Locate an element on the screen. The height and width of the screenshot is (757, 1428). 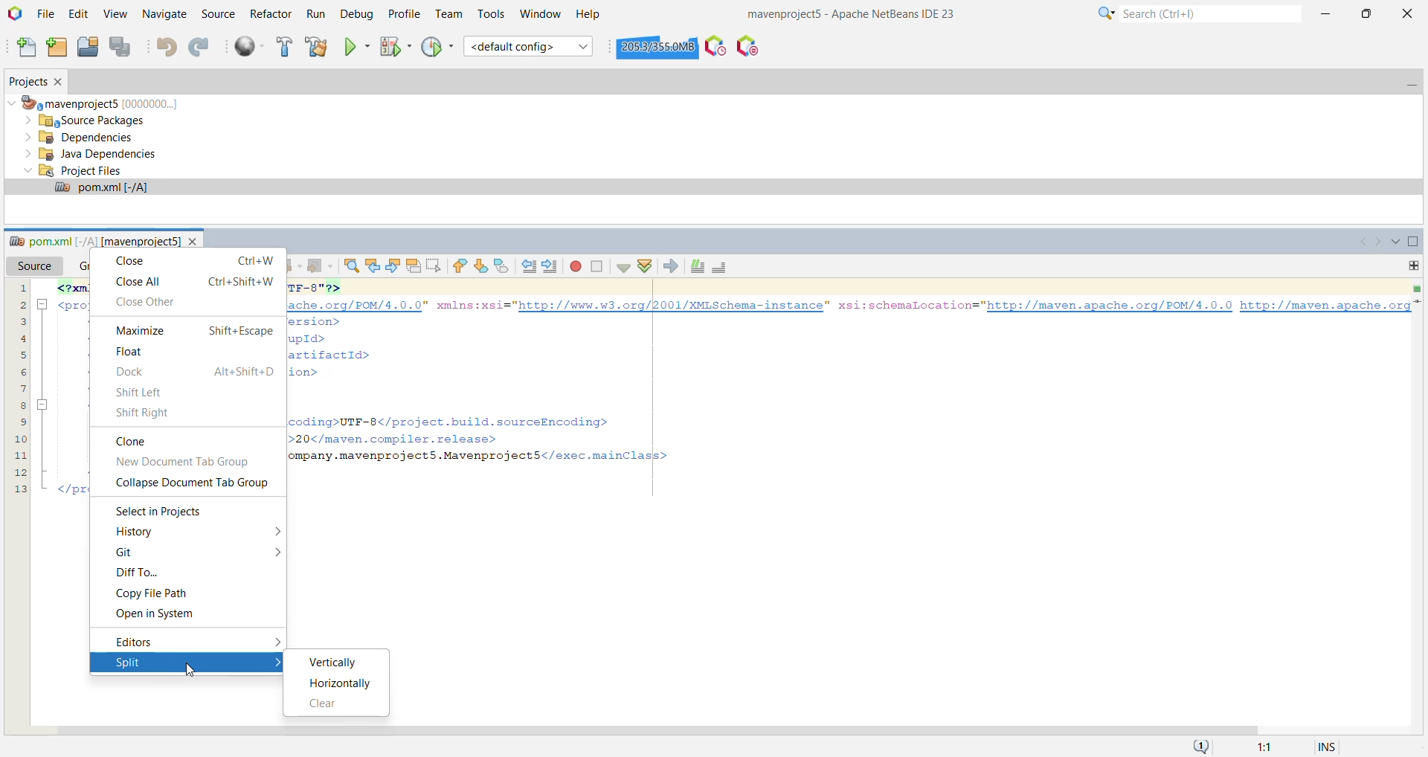
Search Bar is located at coordinates (1196, 13).